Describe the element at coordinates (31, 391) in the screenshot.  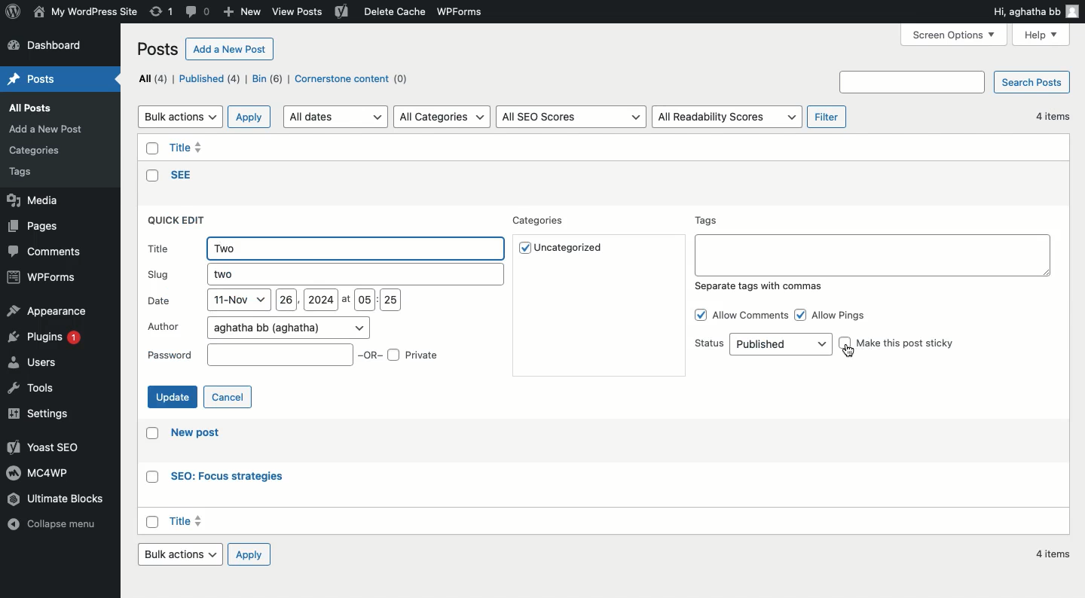
I see `Tools` at that location.